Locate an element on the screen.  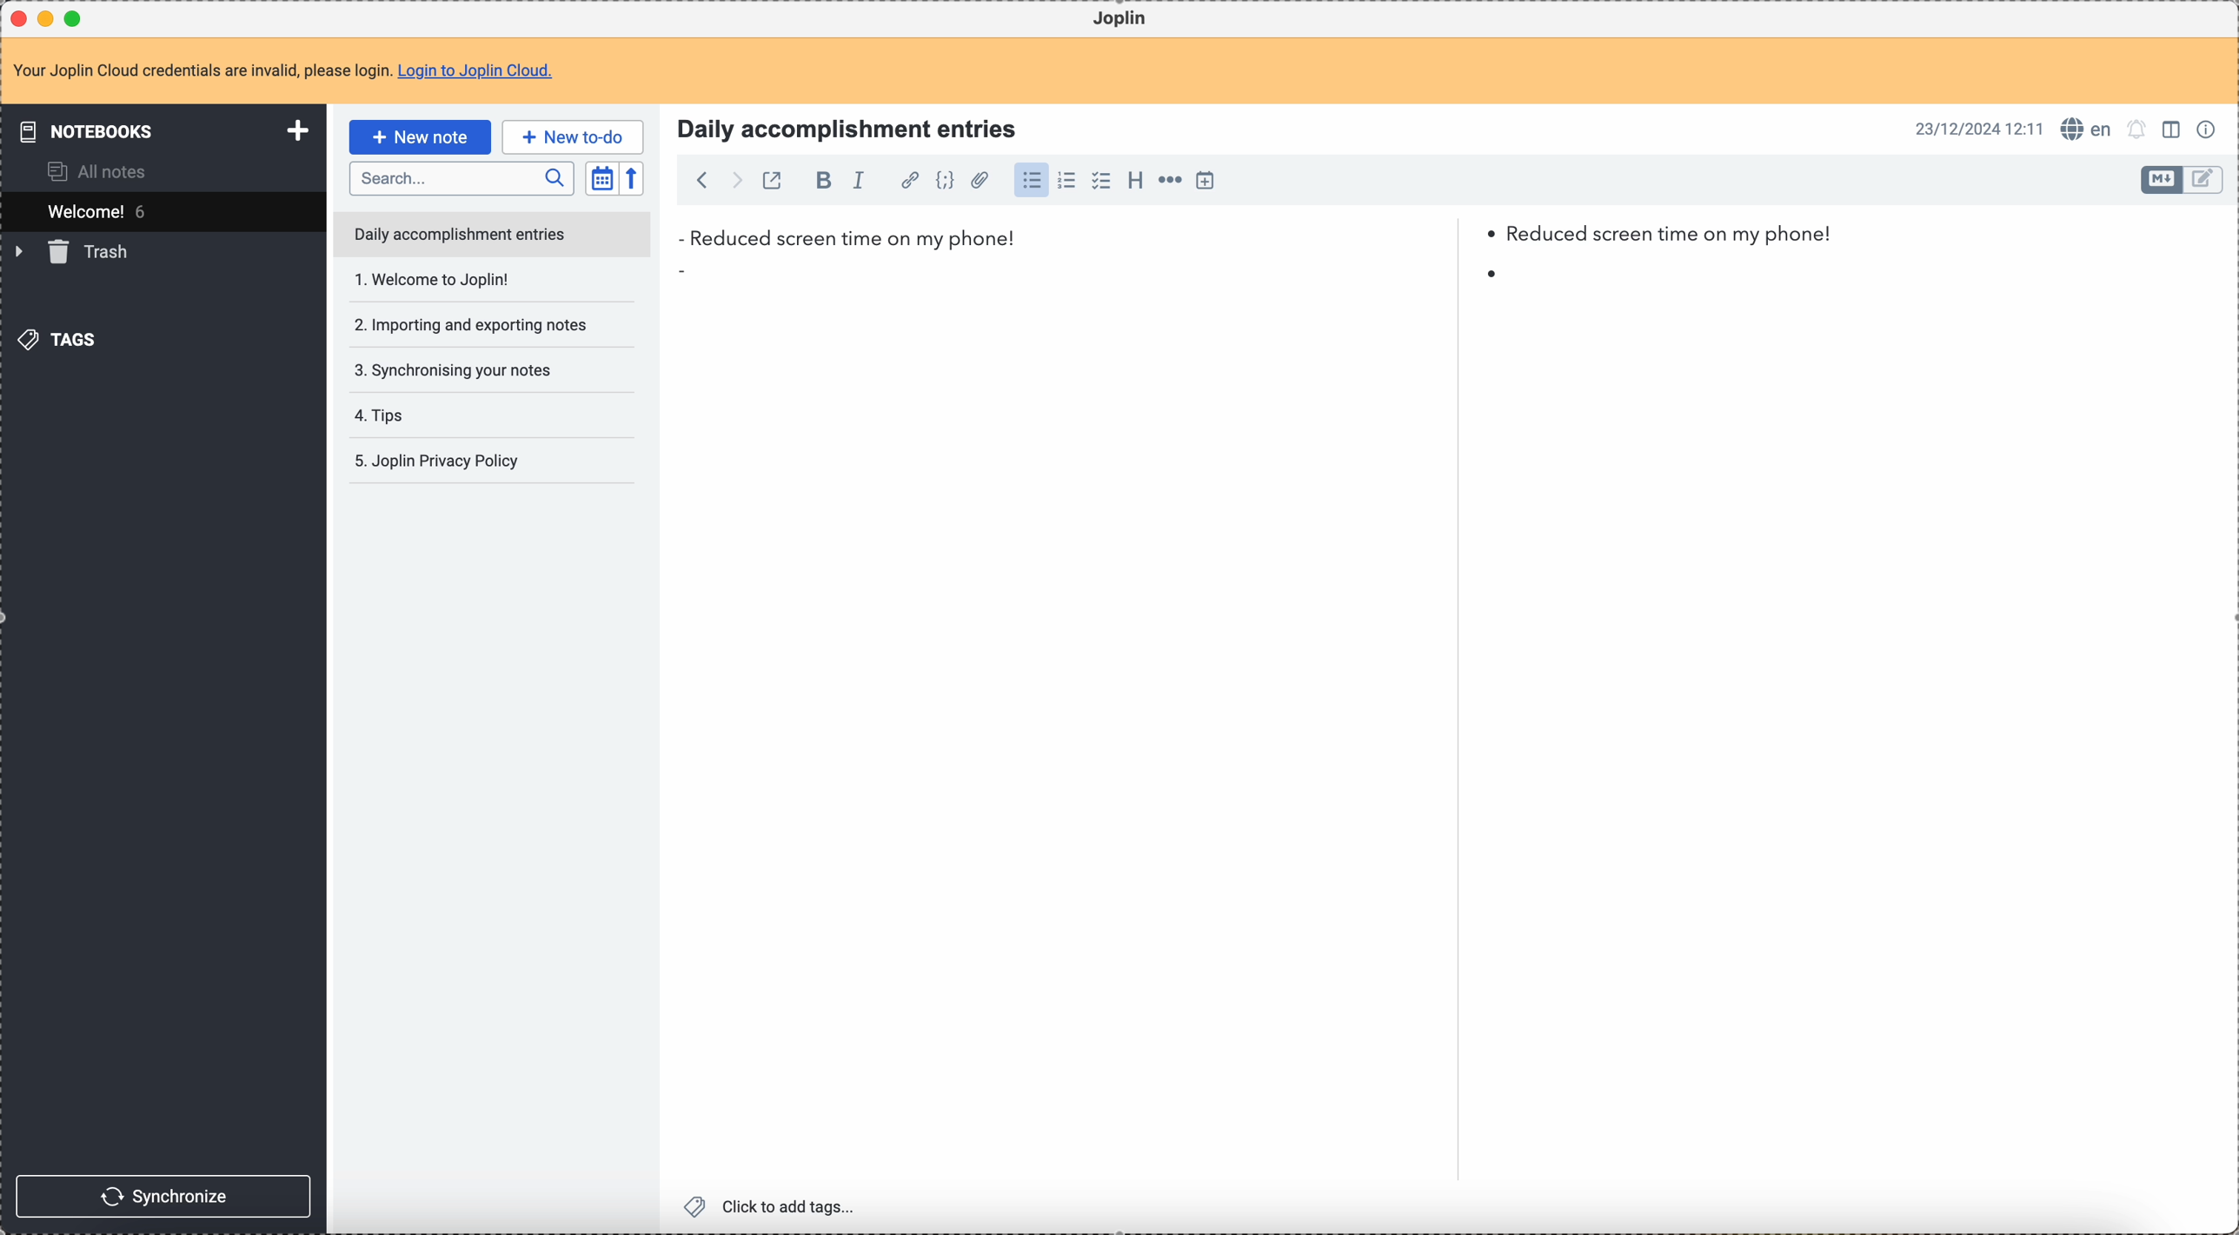
back is located at coordinates (697, 179).